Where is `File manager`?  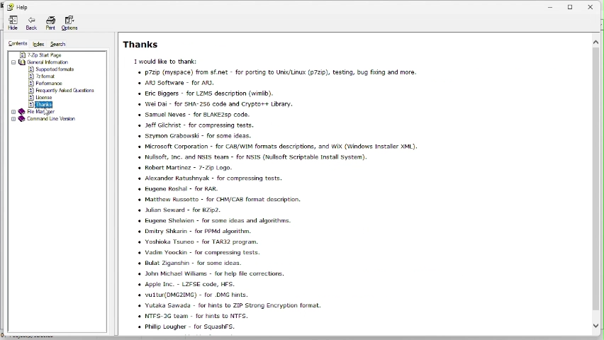 File manager is located at coordinates (35, 112).